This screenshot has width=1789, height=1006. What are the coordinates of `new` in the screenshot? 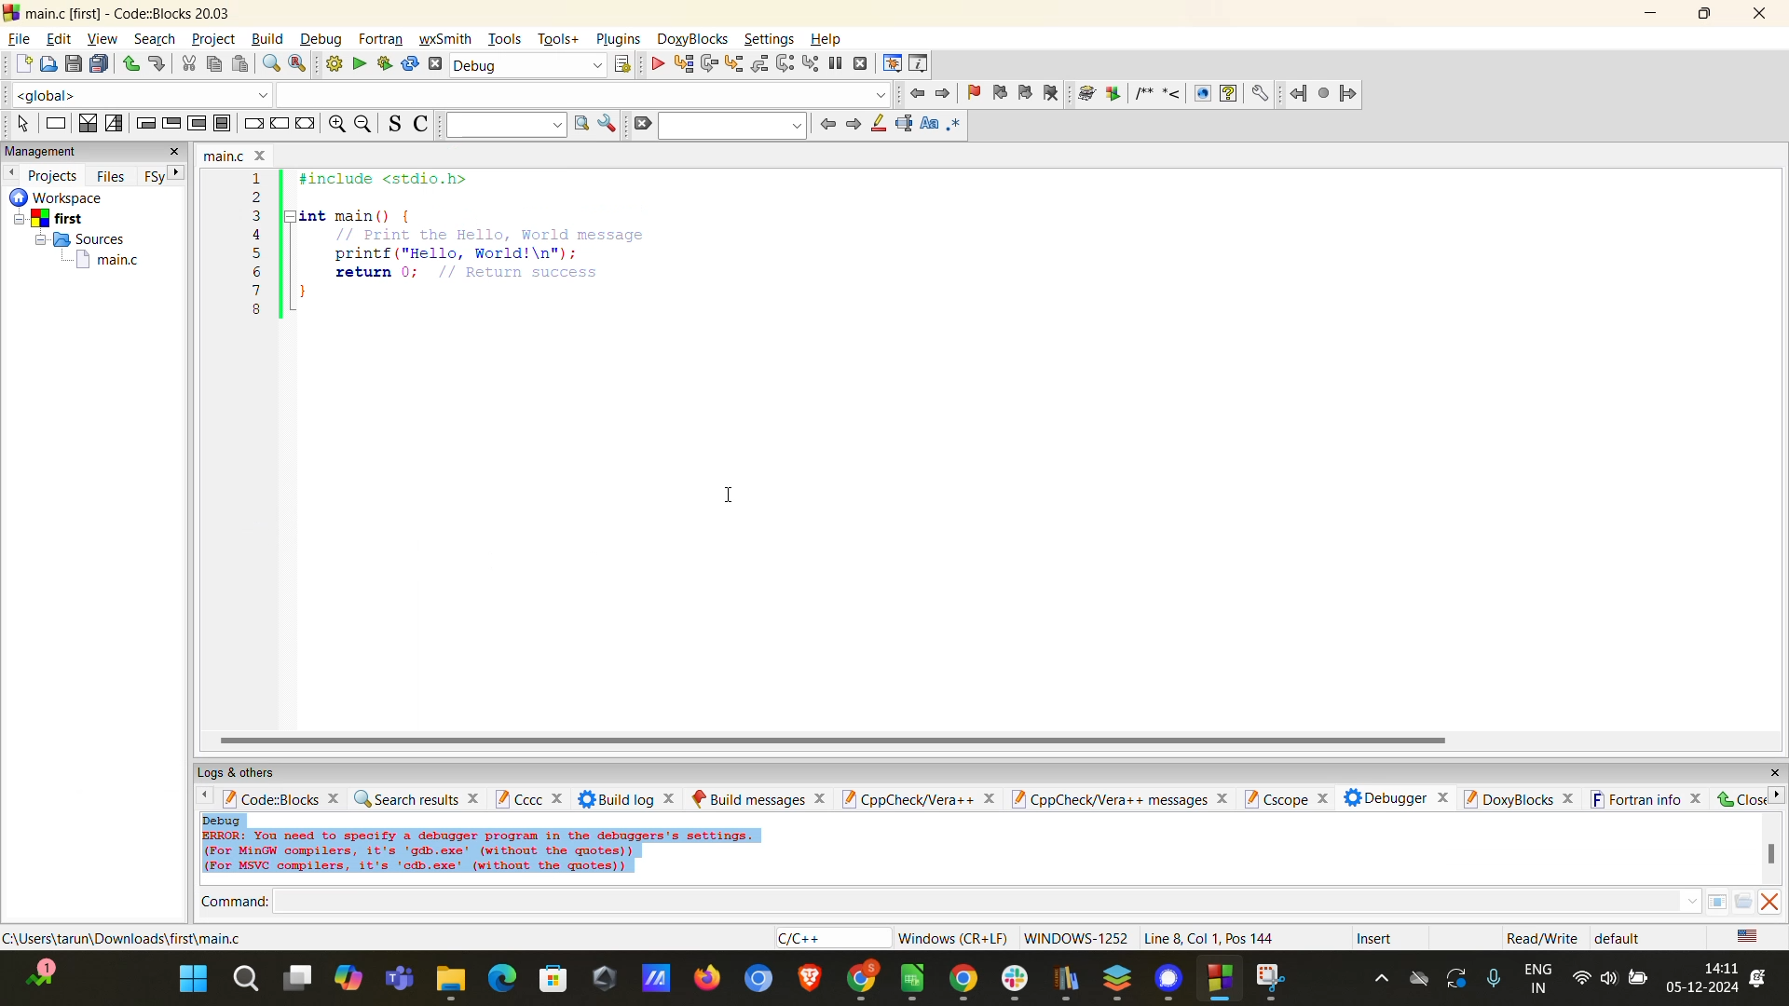 It's located at (17, 65).